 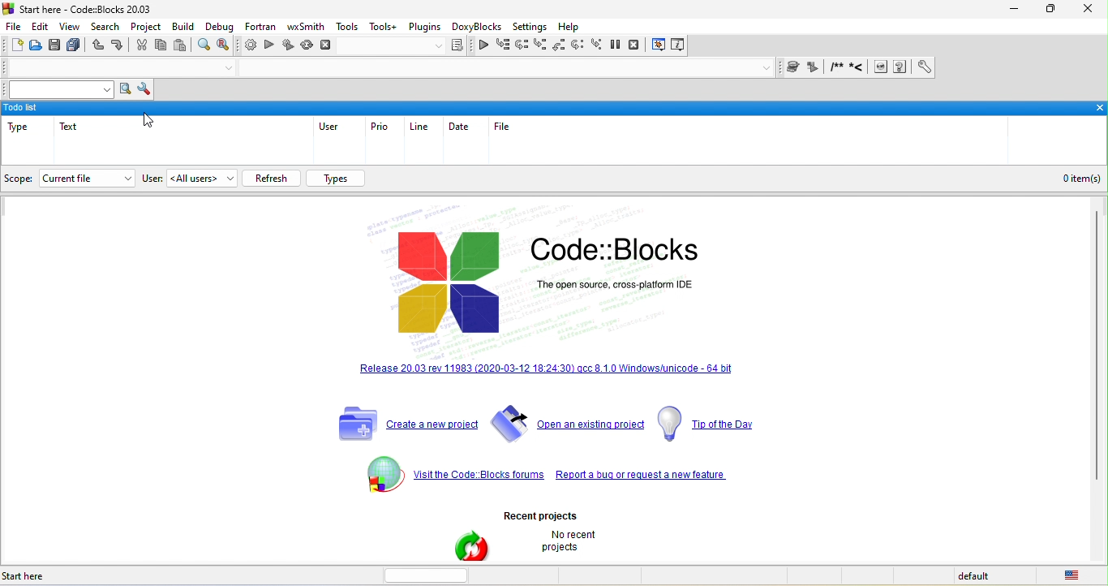 What do you see at coordinates (1096, 345) in the screenshot?
I see `vertical scroll bar` at bounding box center [1096, 345].